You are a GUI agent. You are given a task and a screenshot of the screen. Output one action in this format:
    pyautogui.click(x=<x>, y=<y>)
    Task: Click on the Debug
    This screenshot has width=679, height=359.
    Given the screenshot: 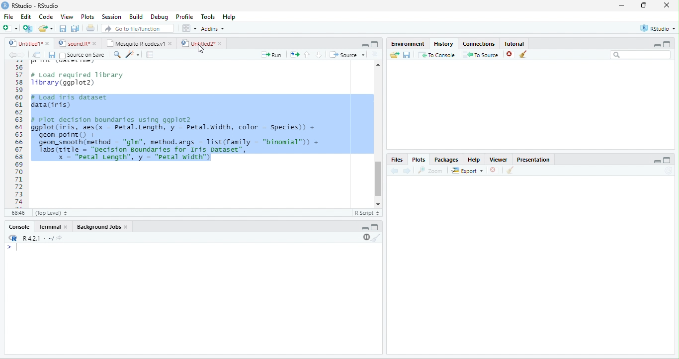 What is the action you would take?
    pyautogui.click(x=161, y=17)
    